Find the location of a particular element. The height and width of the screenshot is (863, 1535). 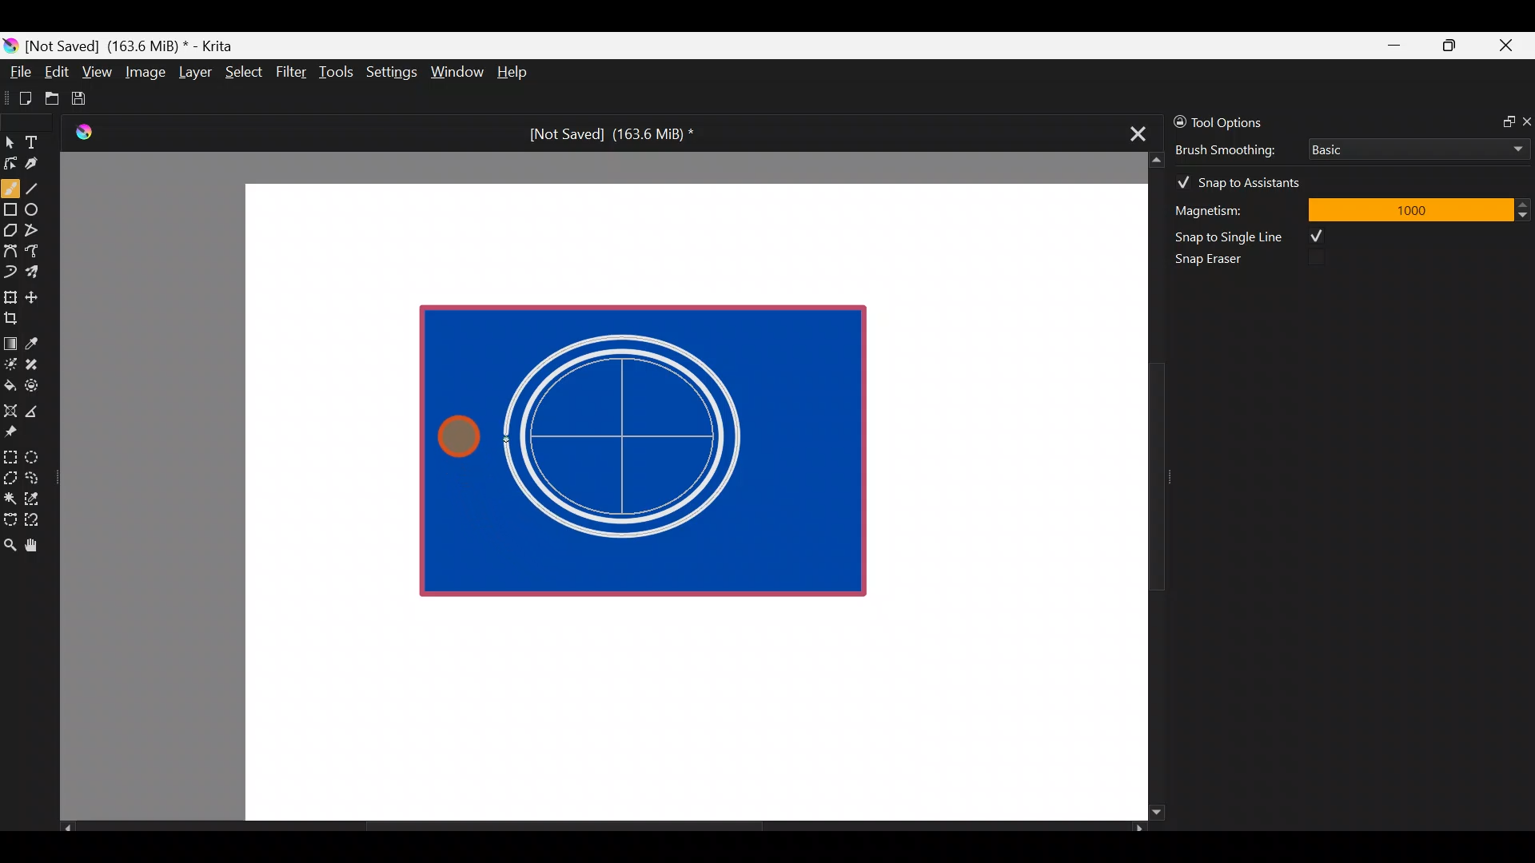

Calligraphy is located at coordinates (43, 166).